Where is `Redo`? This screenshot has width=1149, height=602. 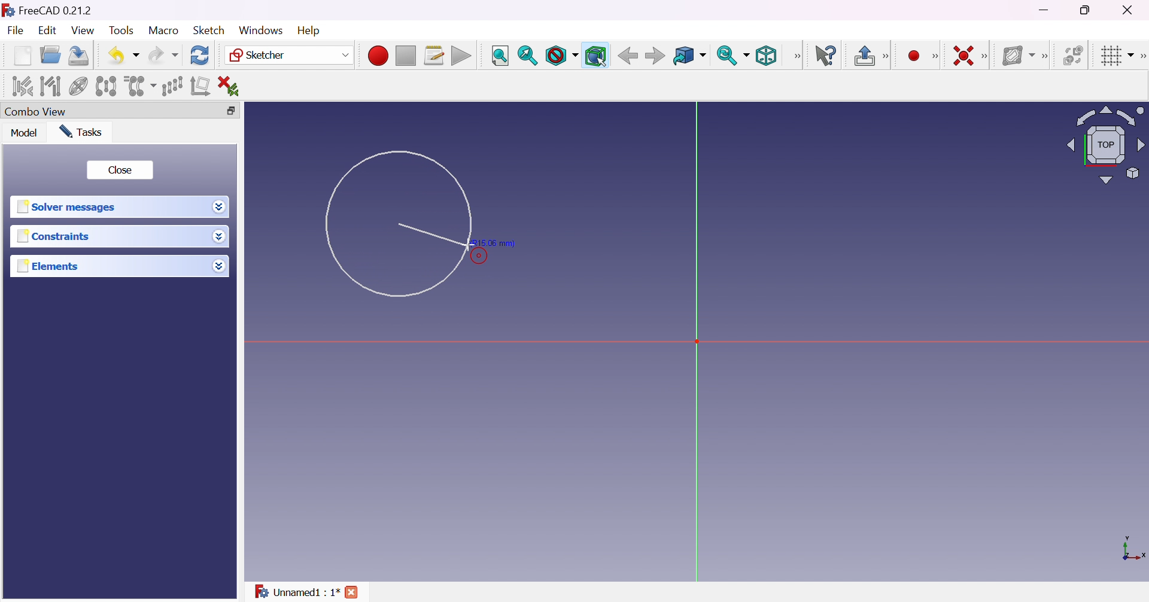 Redo is located at coordinates (163, 55).